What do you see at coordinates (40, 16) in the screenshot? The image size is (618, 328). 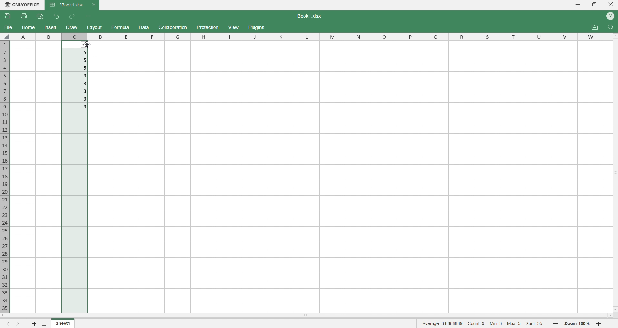 I see `Quick Print` at bounding box center [40, 16].